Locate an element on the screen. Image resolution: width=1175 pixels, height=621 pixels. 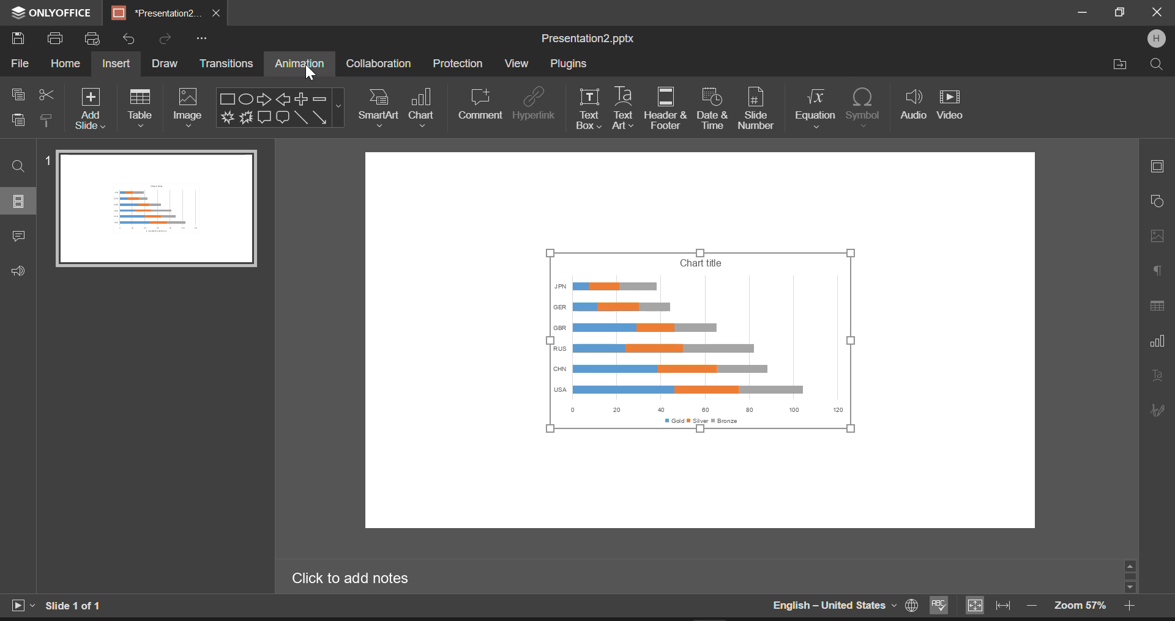
Slide 1 is located at coordinates (151, 208).